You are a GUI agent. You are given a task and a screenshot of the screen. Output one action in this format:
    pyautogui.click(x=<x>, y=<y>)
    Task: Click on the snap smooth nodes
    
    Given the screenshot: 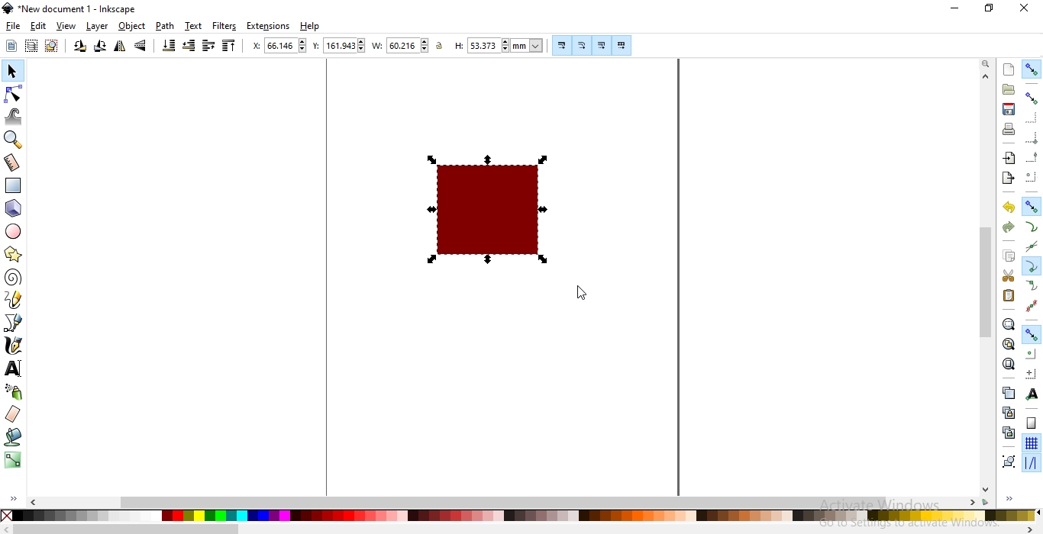 What is the action you would take?
    pyautogui.click(x=1031, y=286)
    